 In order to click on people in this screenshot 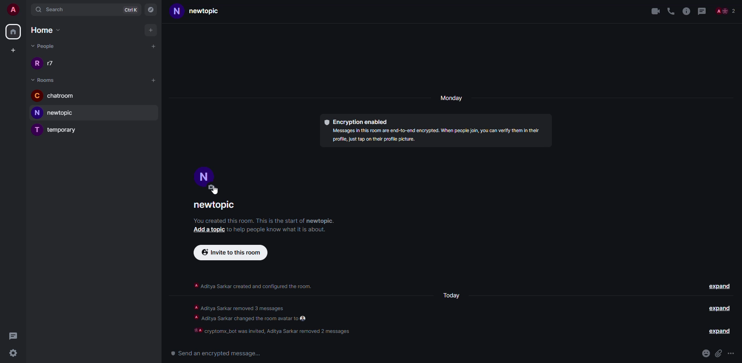, I will do `click(44, 46)`.